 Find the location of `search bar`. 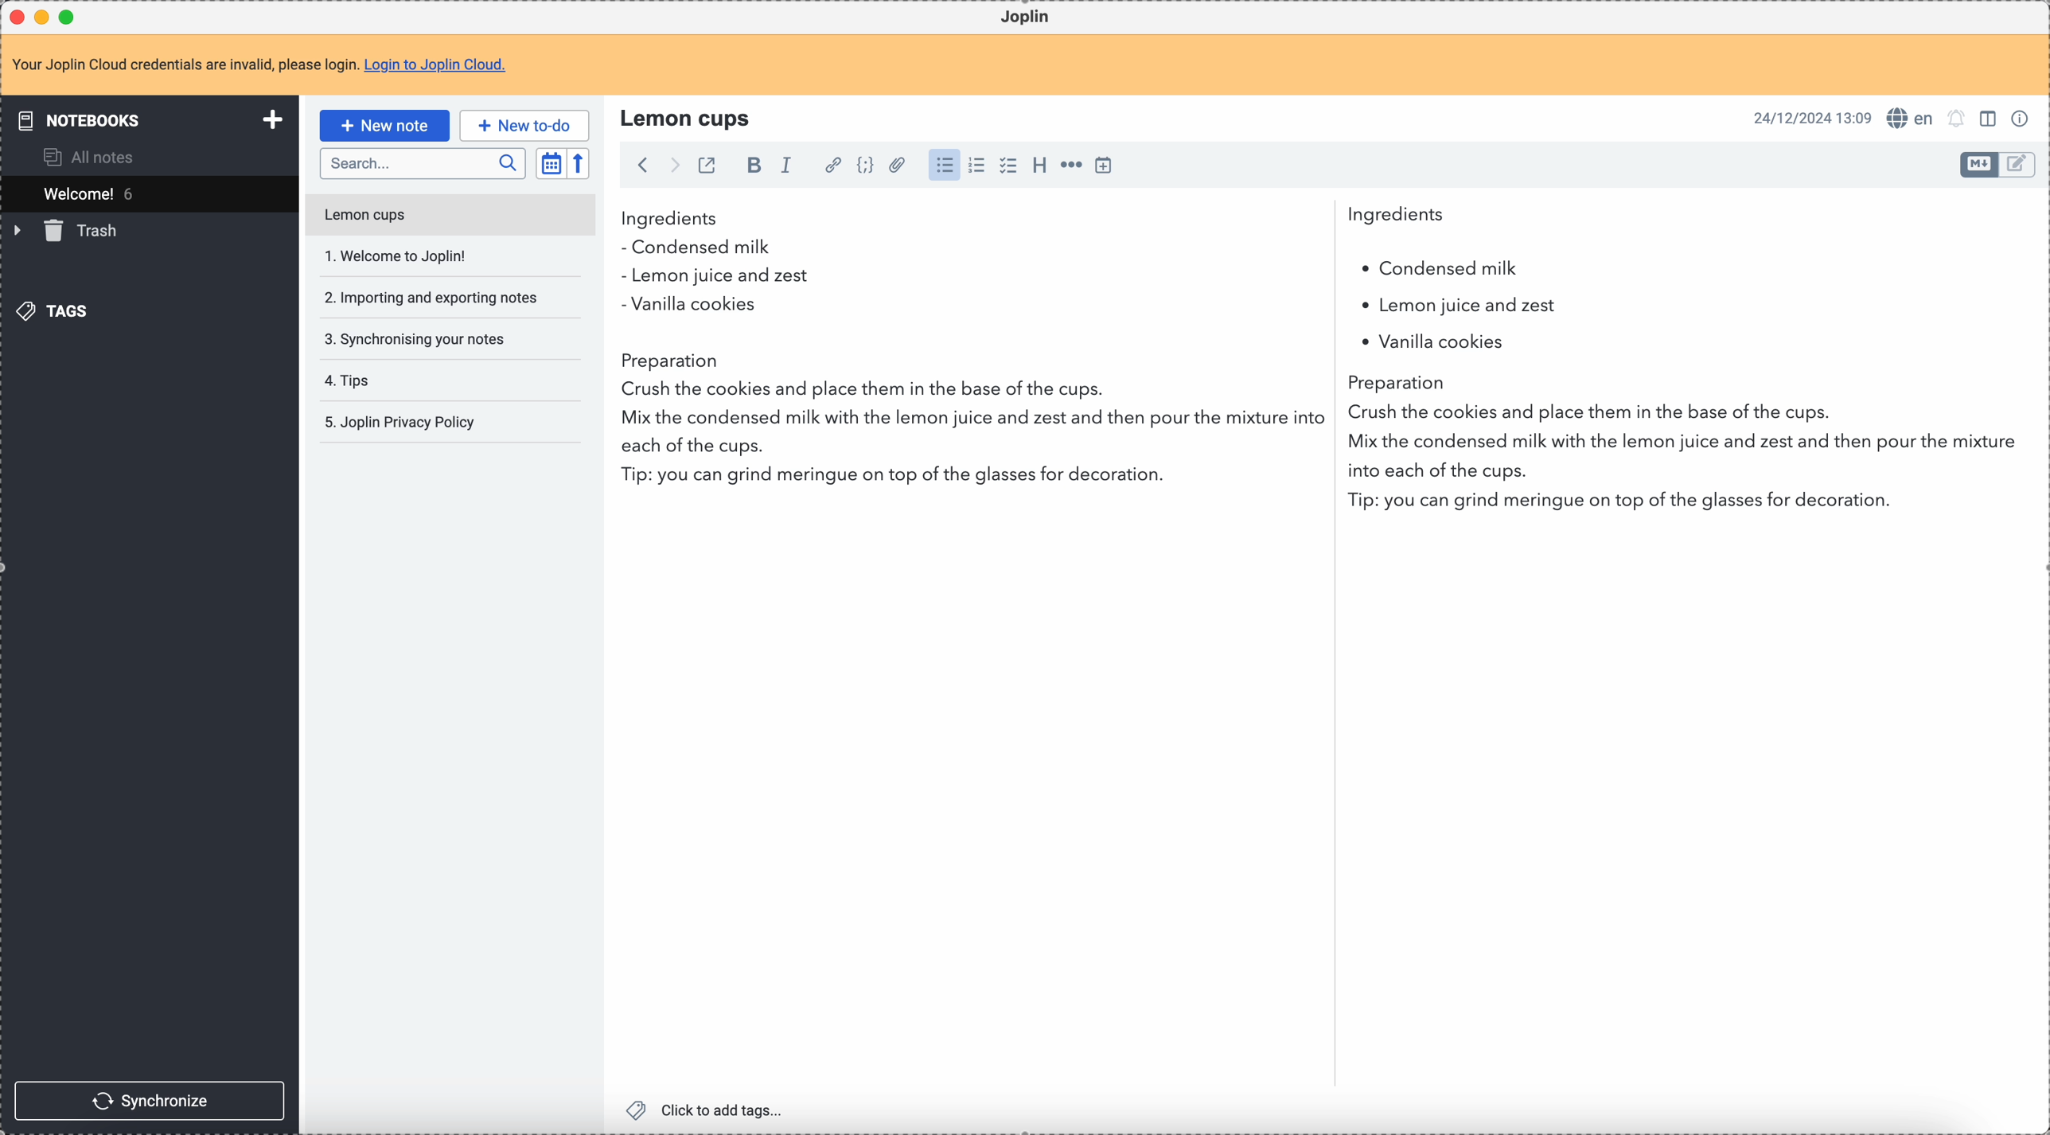

search bar is located at coordinates (422, 164).